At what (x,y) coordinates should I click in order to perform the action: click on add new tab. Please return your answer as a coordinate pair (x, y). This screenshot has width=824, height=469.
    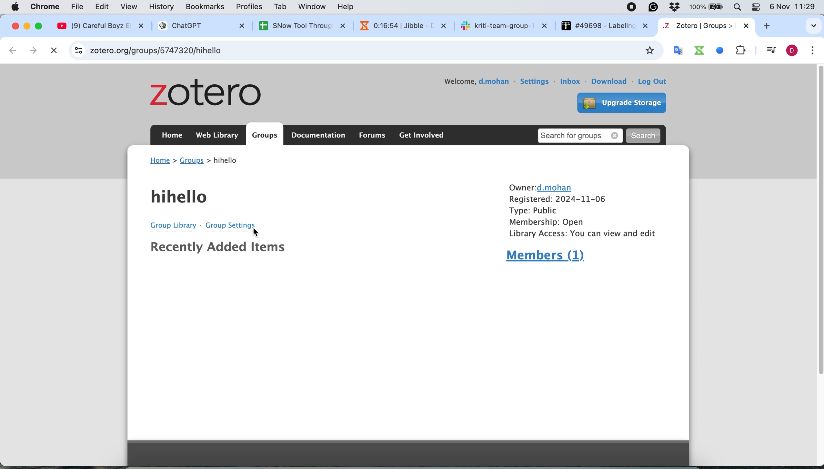
    Looking at the image, I should click on (771, 27).